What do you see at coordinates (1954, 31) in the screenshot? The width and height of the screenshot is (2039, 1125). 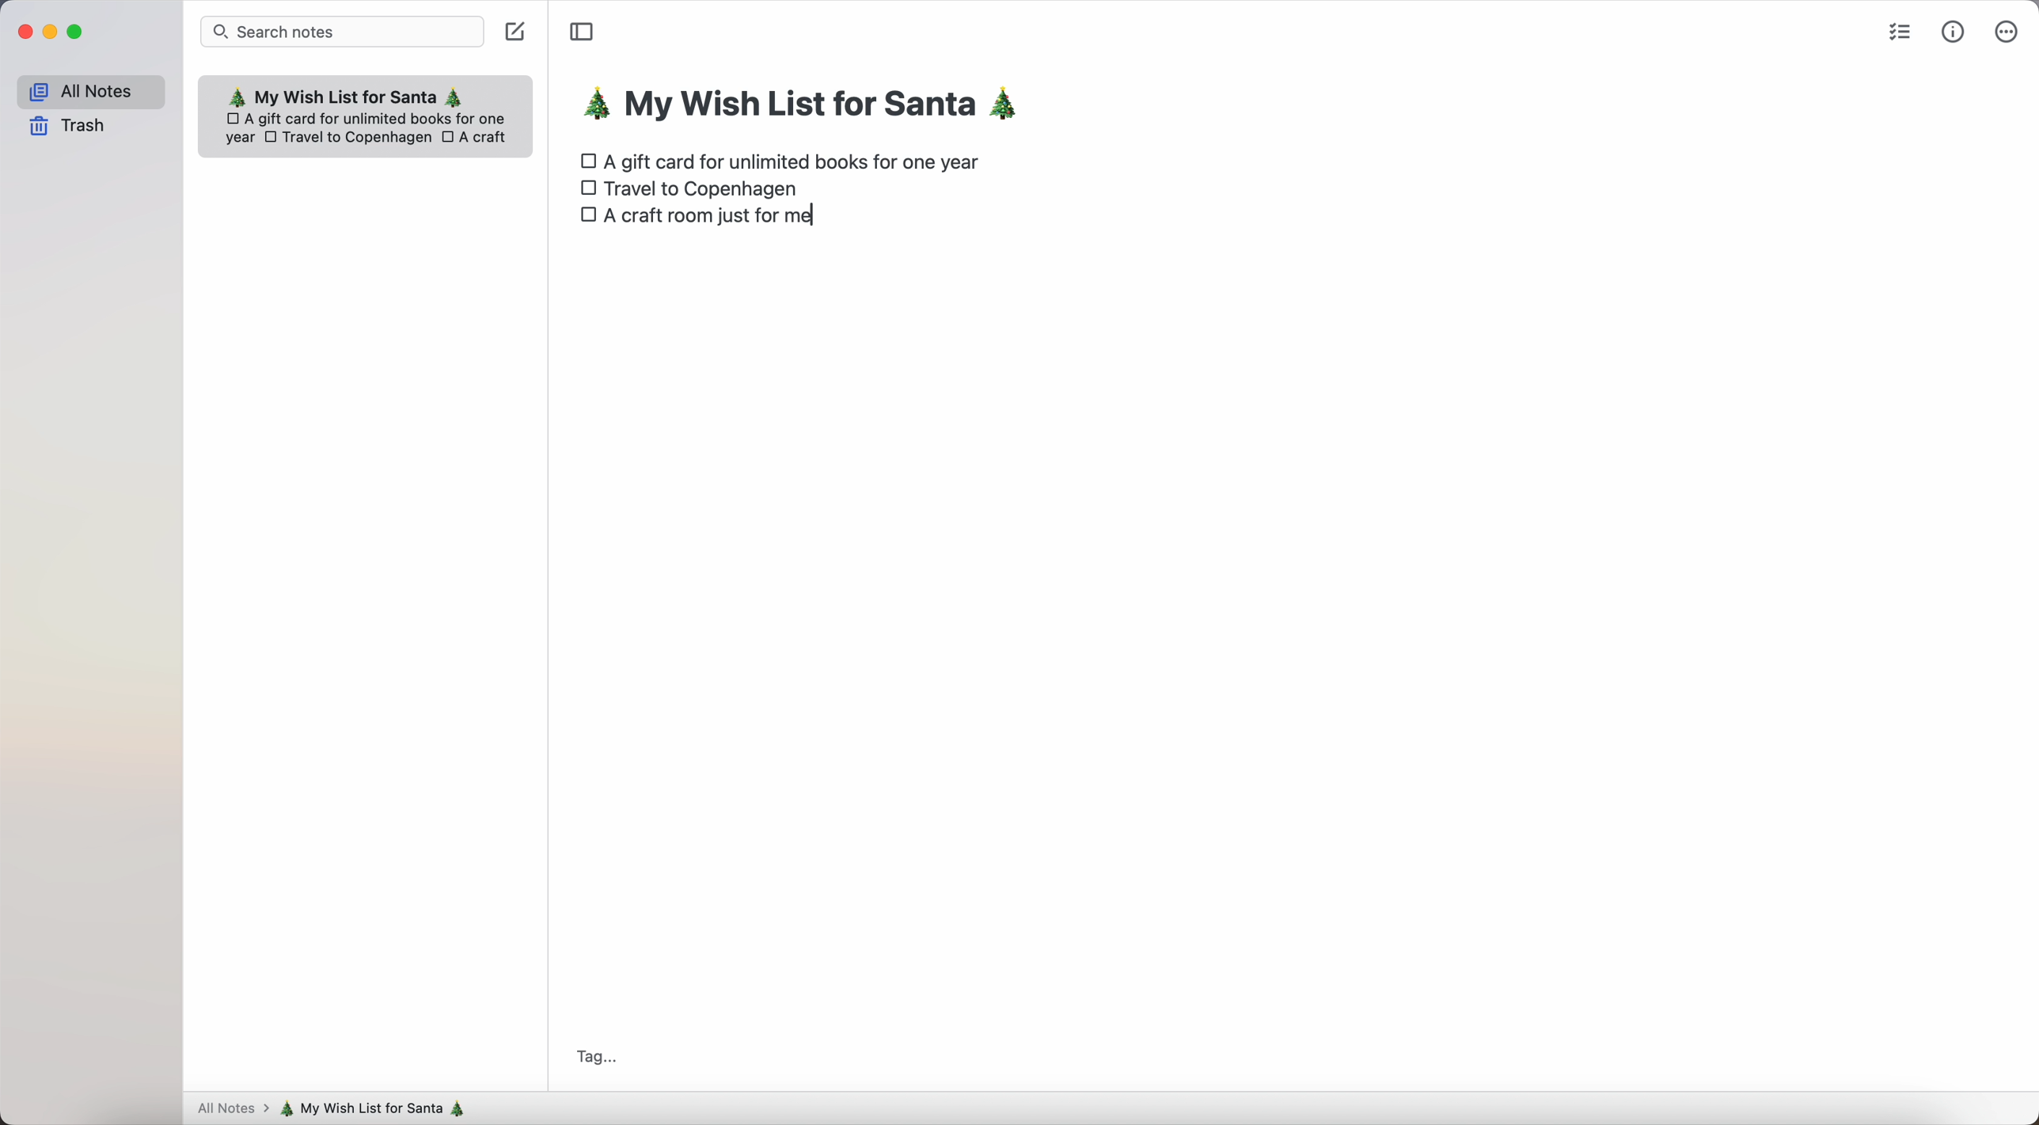 I see `metrics` at bounding box center [1954, 31].